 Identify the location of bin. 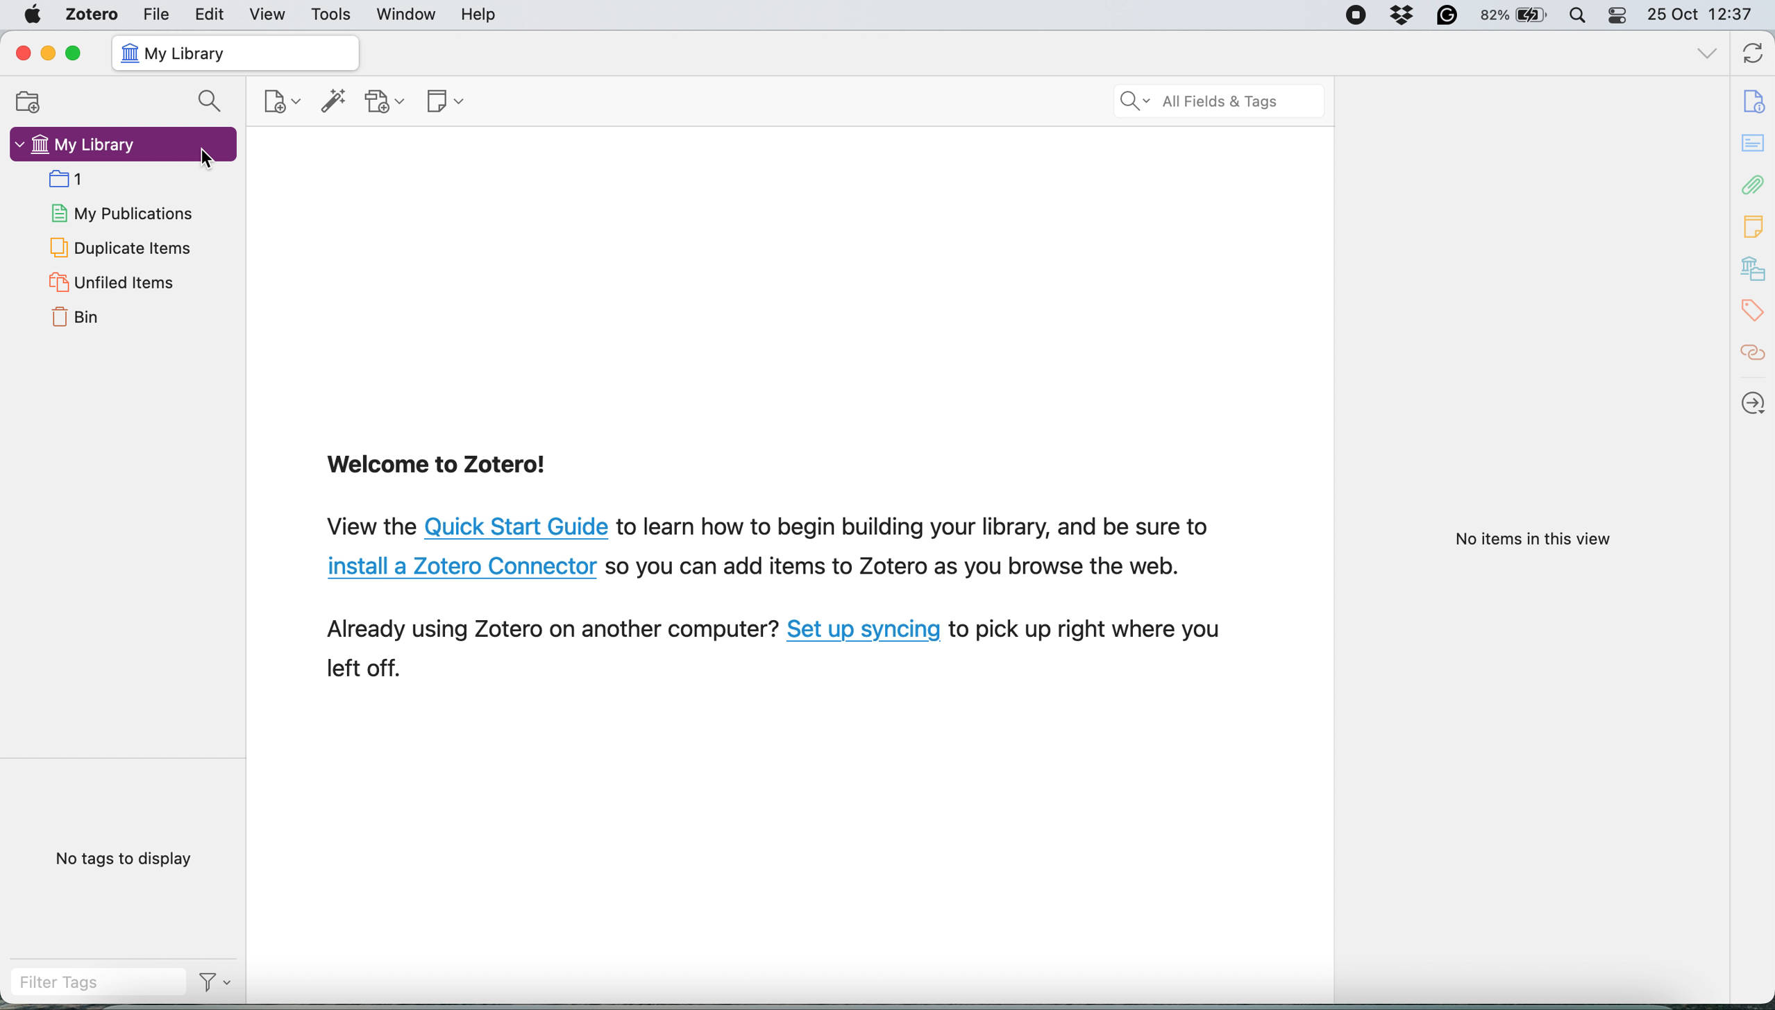
(77, 320).